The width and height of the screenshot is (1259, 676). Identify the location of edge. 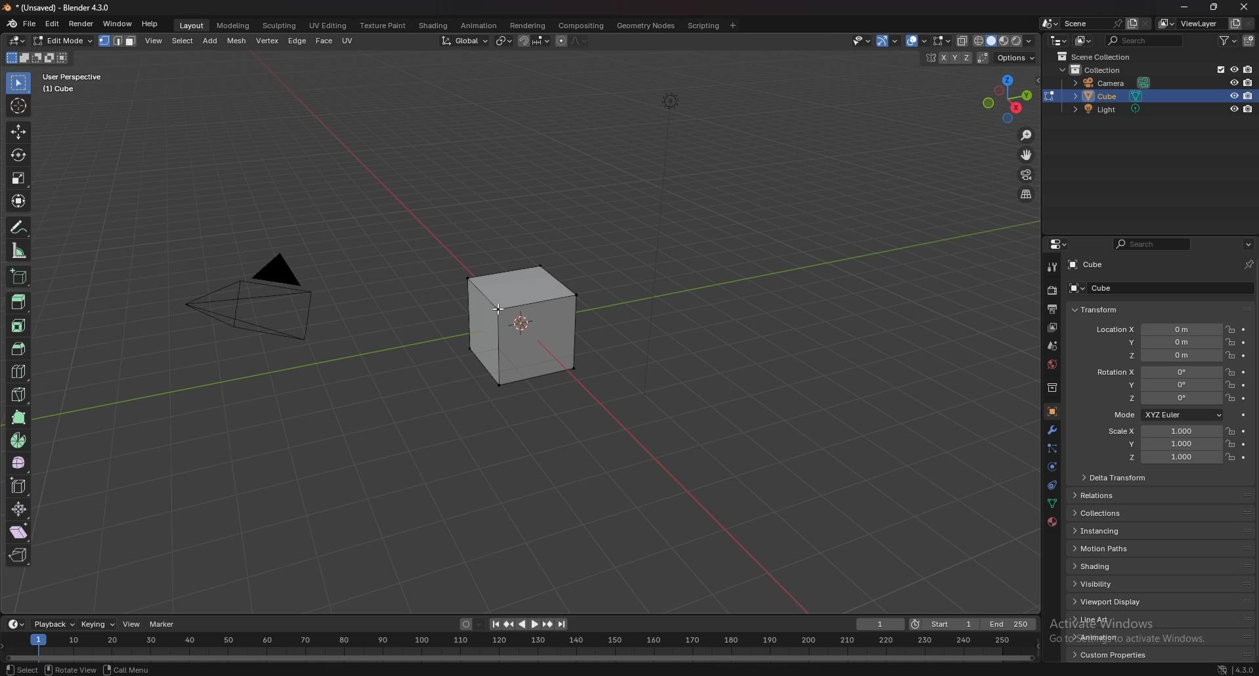
(298, 41).